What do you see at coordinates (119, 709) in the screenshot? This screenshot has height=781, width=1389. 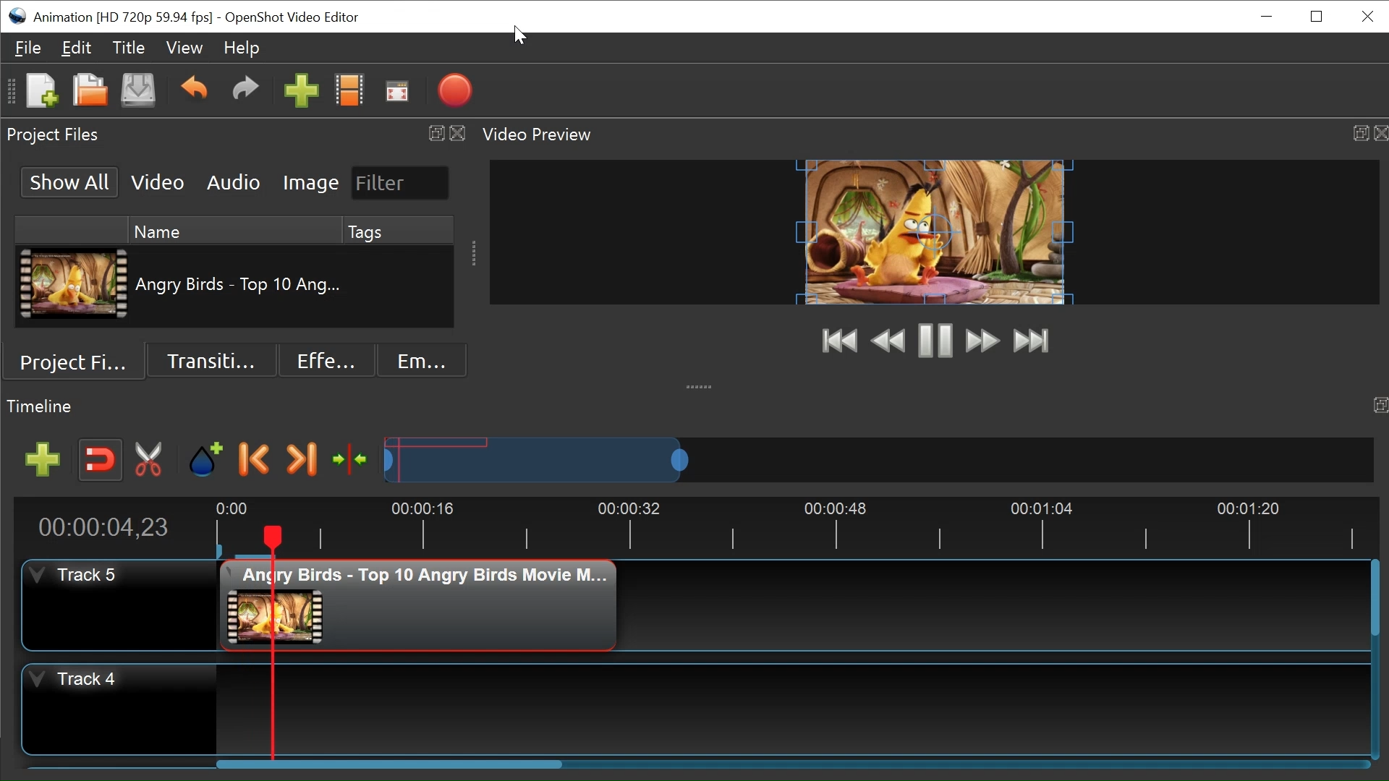 I see `Track Header` at bounding box center [119, 709].